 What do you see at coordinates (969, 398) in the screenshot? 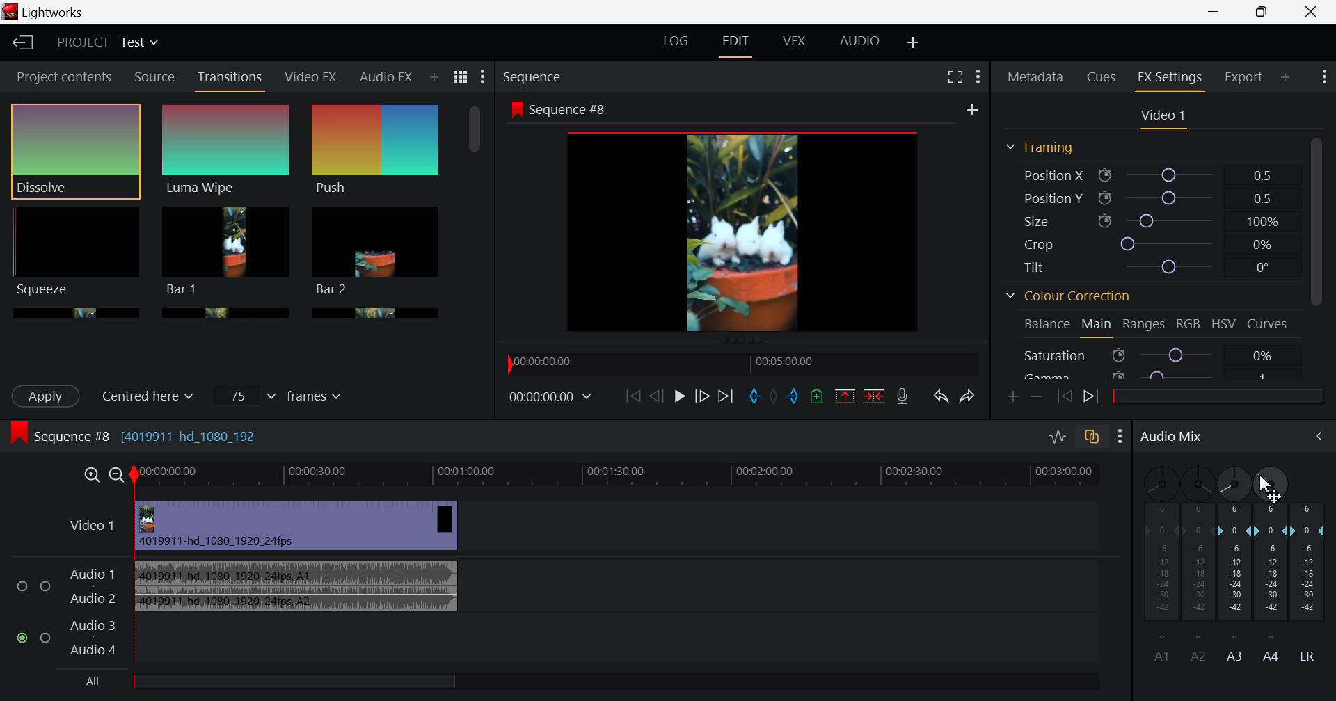
I see `Redo` at bounding box center [969, 398].